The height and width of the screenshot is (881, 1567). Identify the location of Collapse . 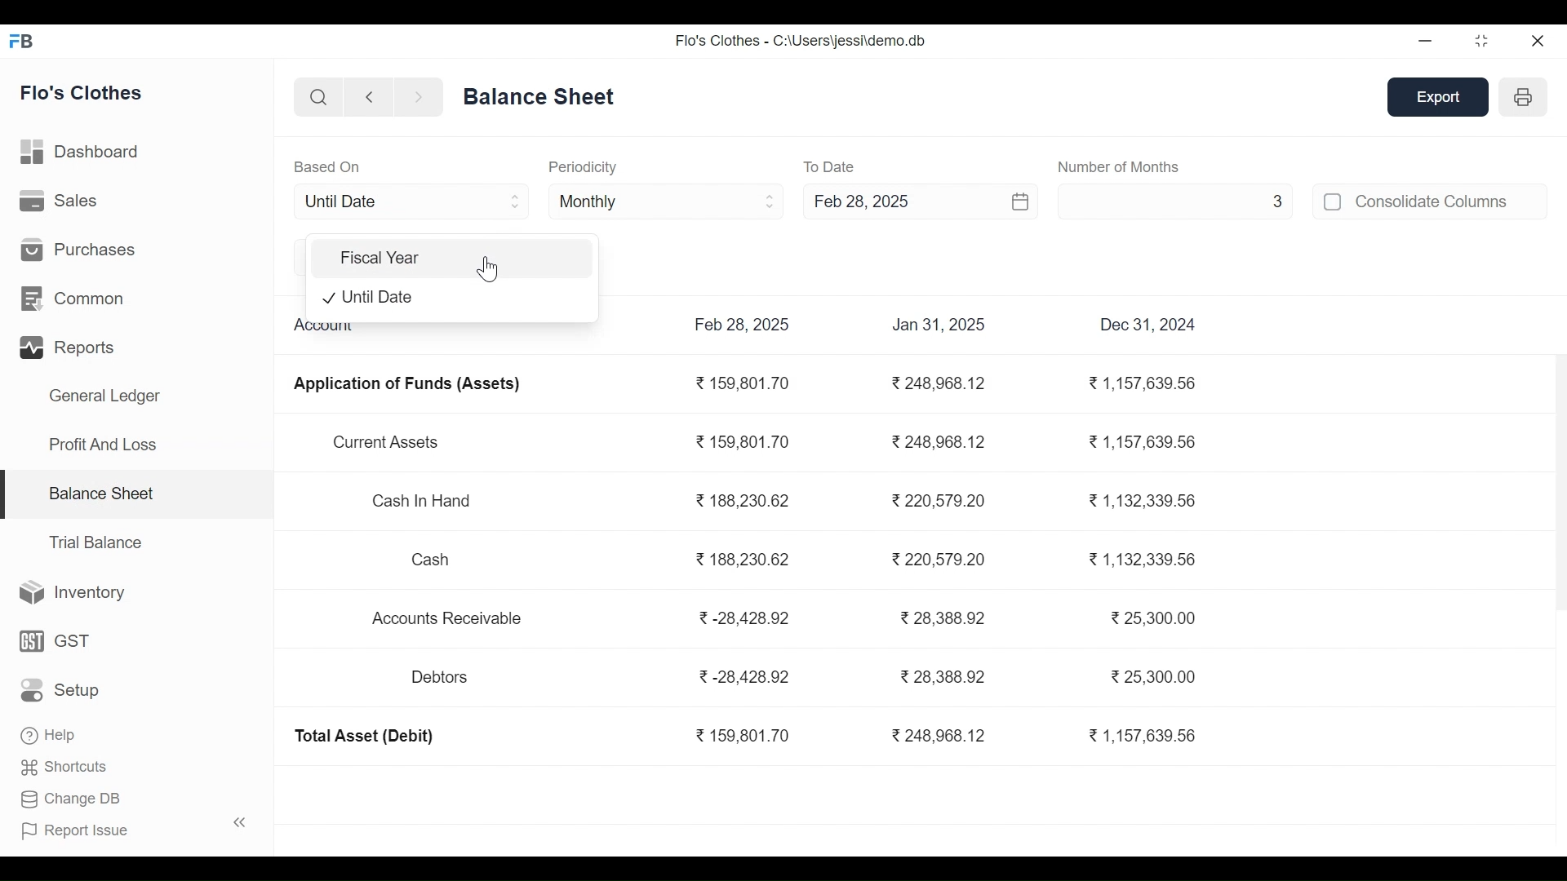
(240, 821).